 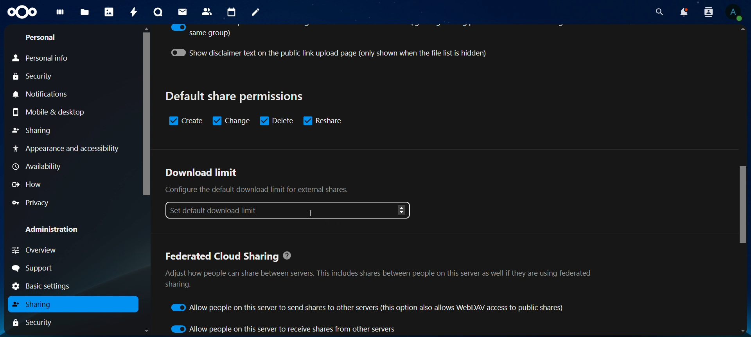 I want to click on overview, so click(x=41, y=249).